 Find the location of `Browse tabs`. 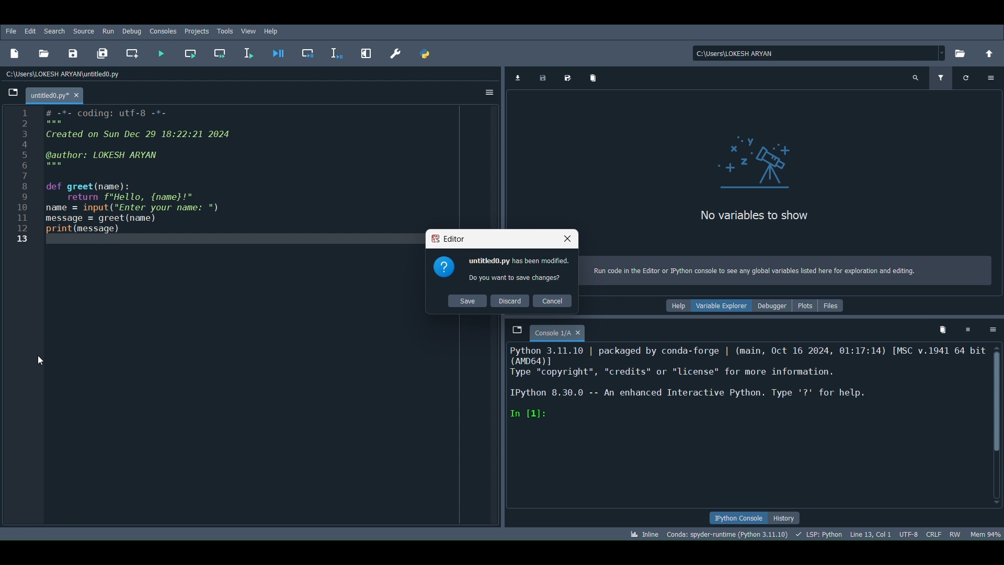

Browse tabs is located at coordinates (515, 330).